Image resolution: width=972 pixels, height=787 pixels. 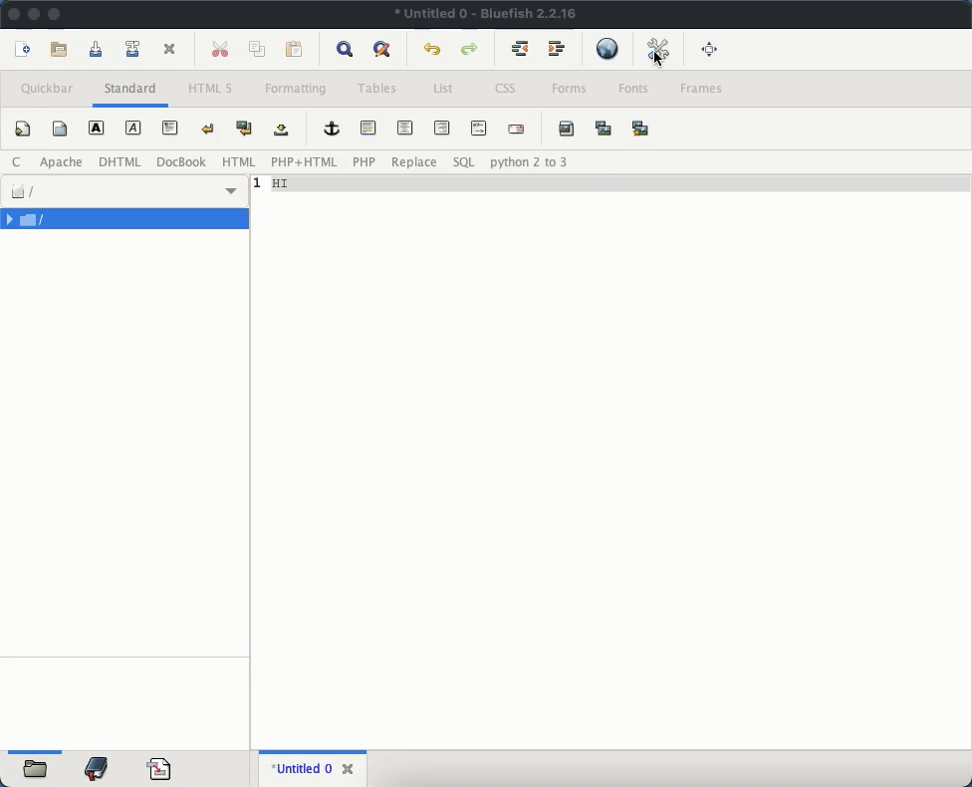 I want to click on html, so click(x=239, y=161).